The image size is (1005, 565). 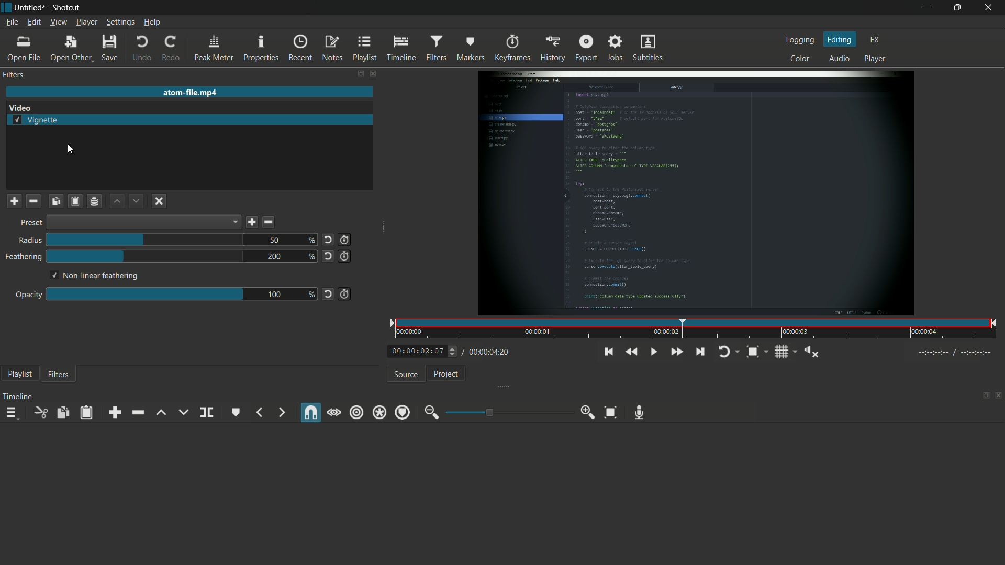 What do you see at coordinates (160, 200) in the screenshot?
I see `deselect the filter` at bounding box center [160, 200].